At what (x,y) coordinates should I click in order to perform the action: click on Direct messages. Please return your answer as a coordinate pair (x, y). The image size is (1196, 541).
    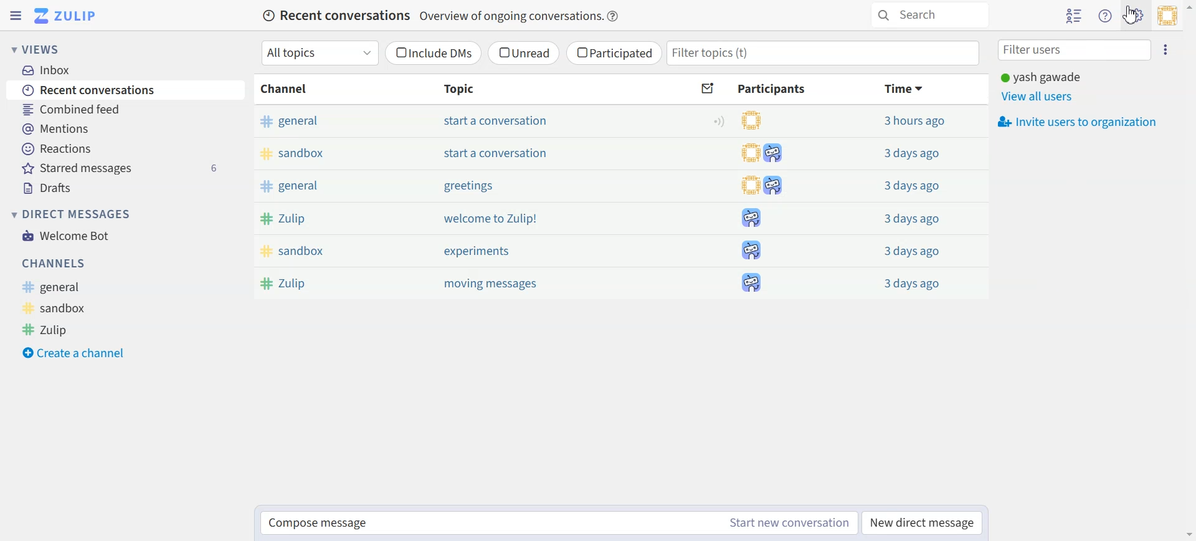
    Looking at the image, I should click on (70, 214).